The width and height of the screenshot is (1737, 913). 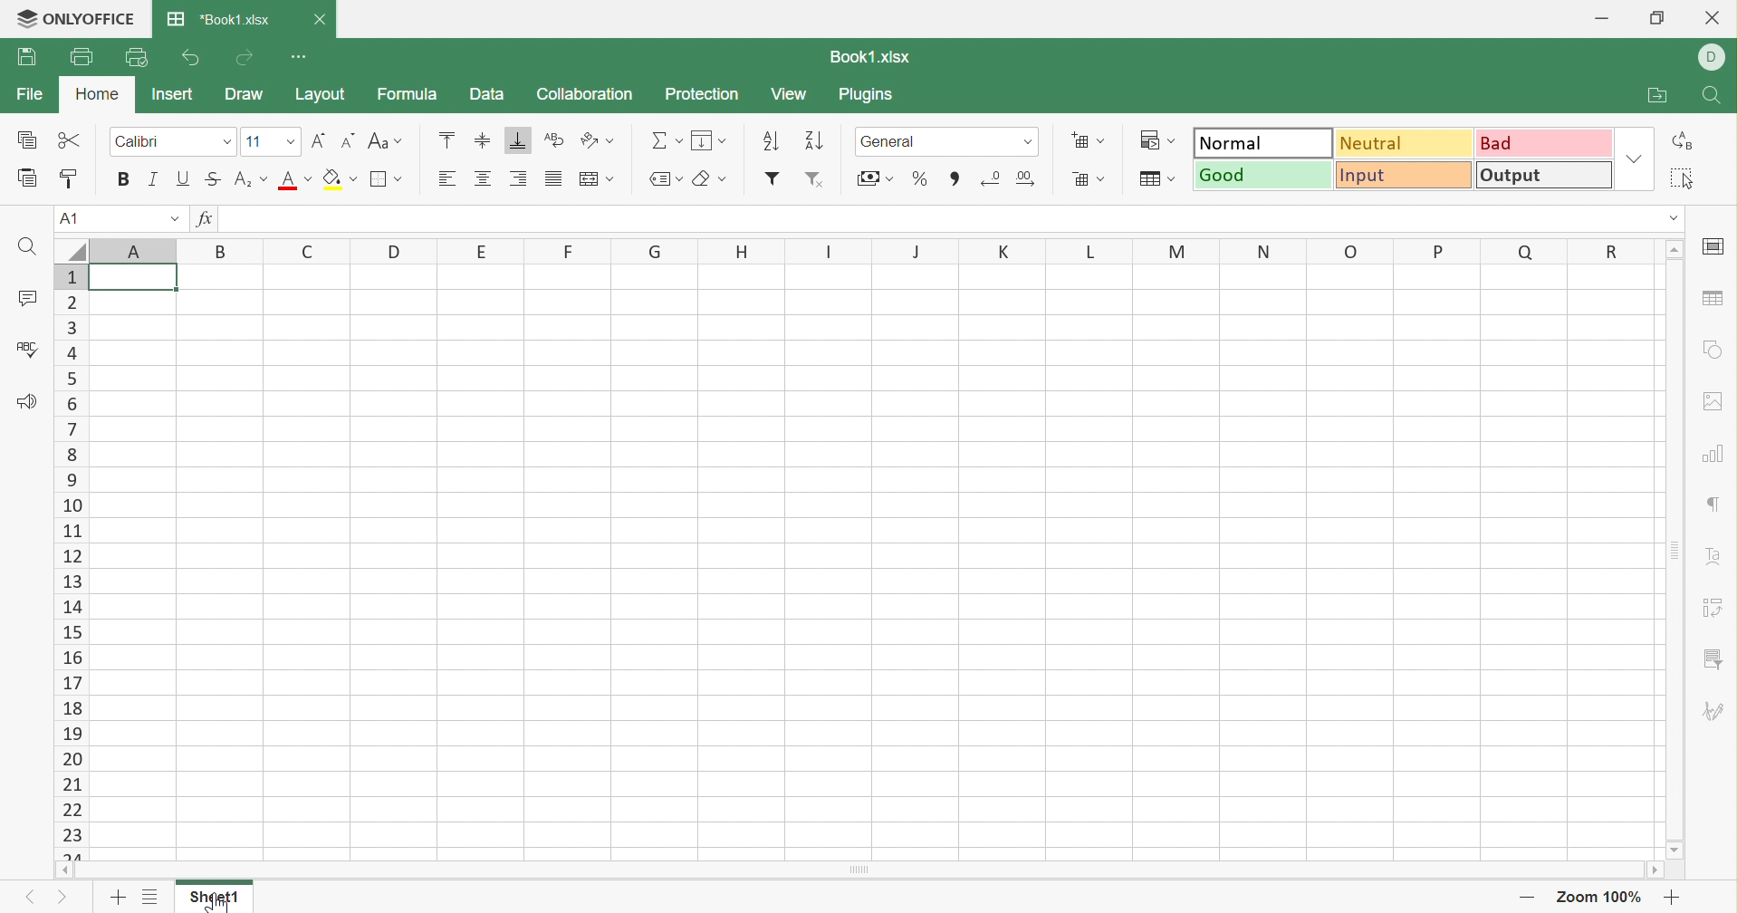 I want to click on Scroll Down, so click(x=1671, y=851).